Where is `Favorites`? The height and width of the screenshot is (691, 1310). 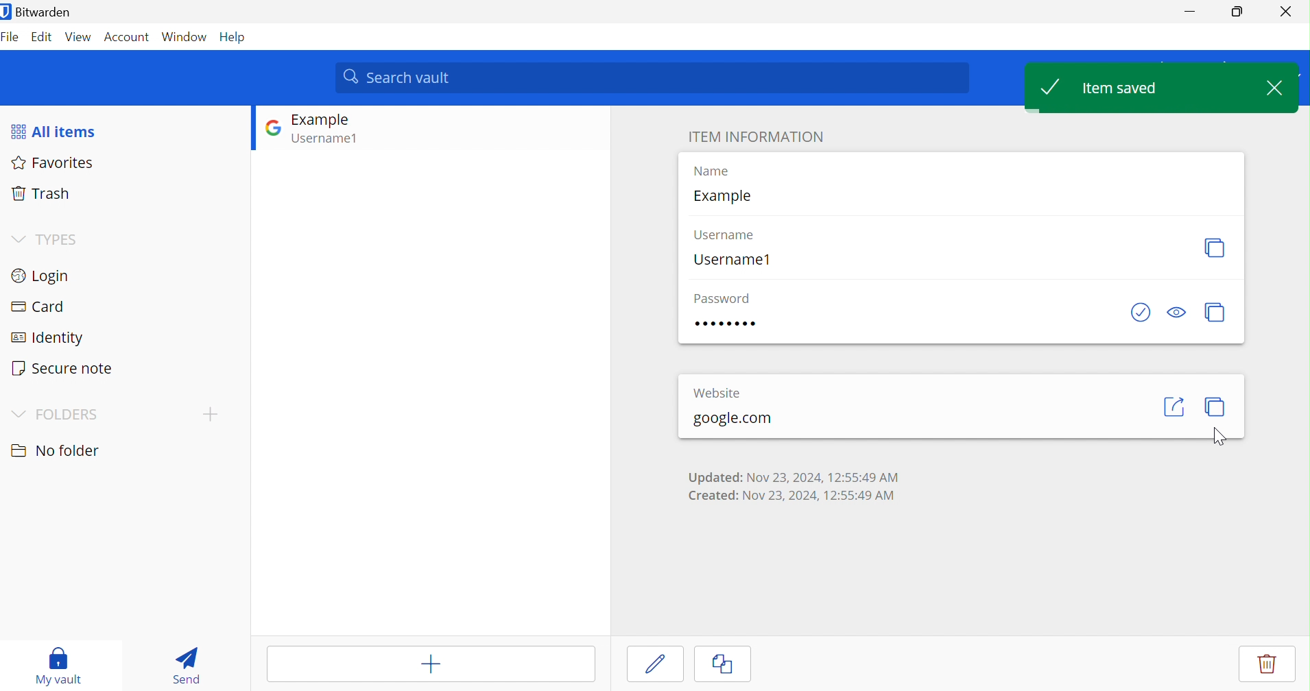
Favorites is located at coordinates (57, 164).